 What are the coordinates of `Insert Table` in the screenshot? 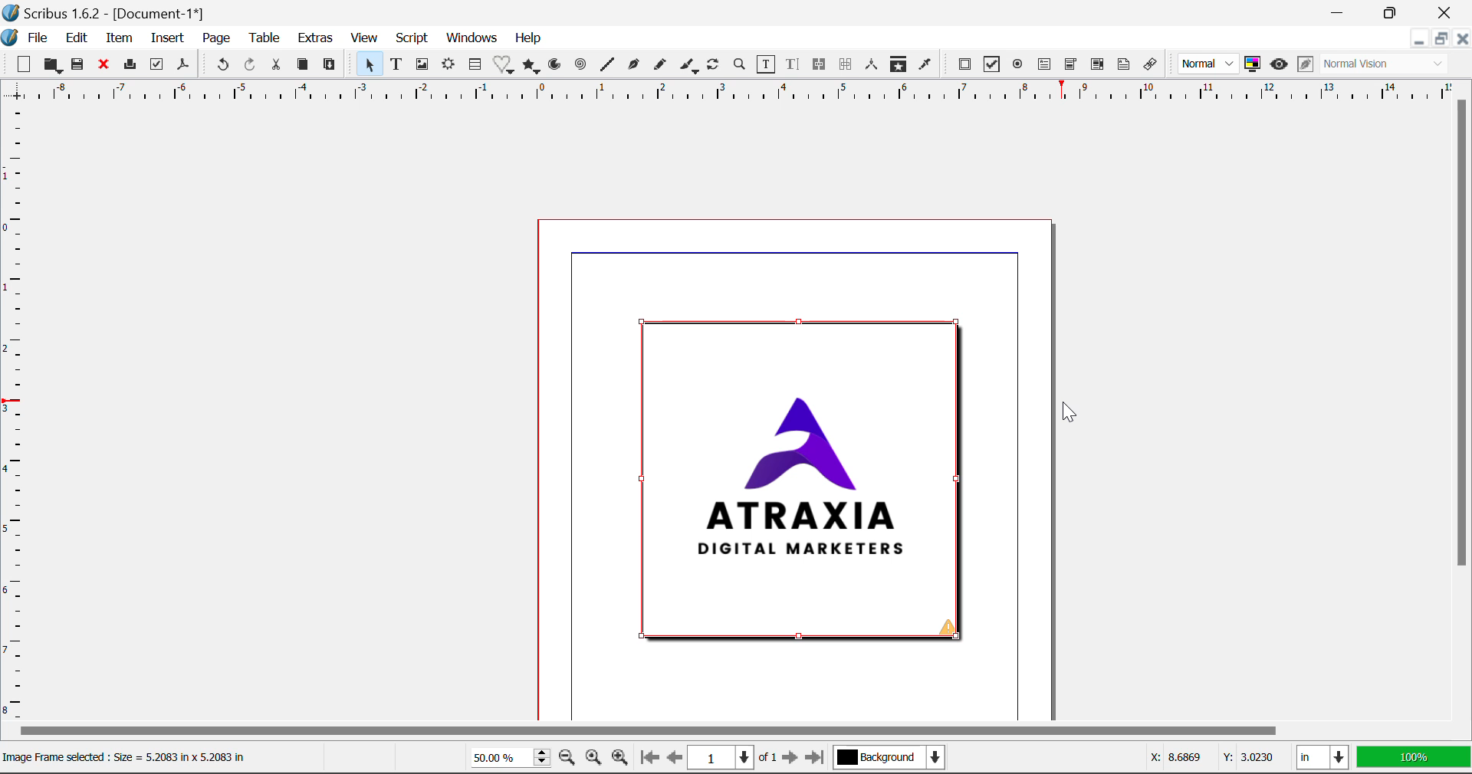 It's located at (478, 67).